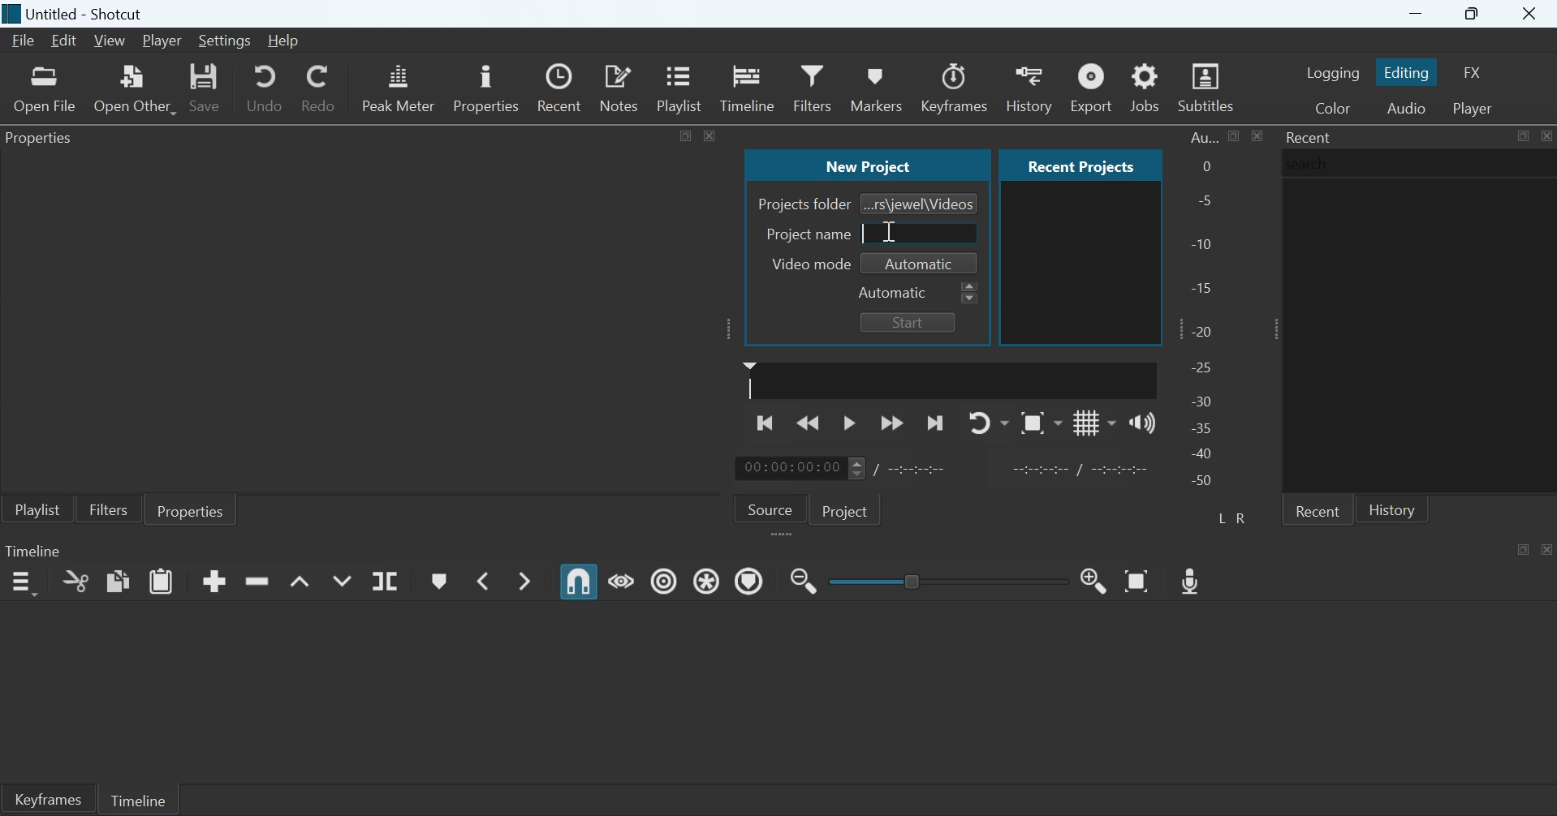 This screenshot has width=1557, height=816. I want to click on Player, so click(163, 41).